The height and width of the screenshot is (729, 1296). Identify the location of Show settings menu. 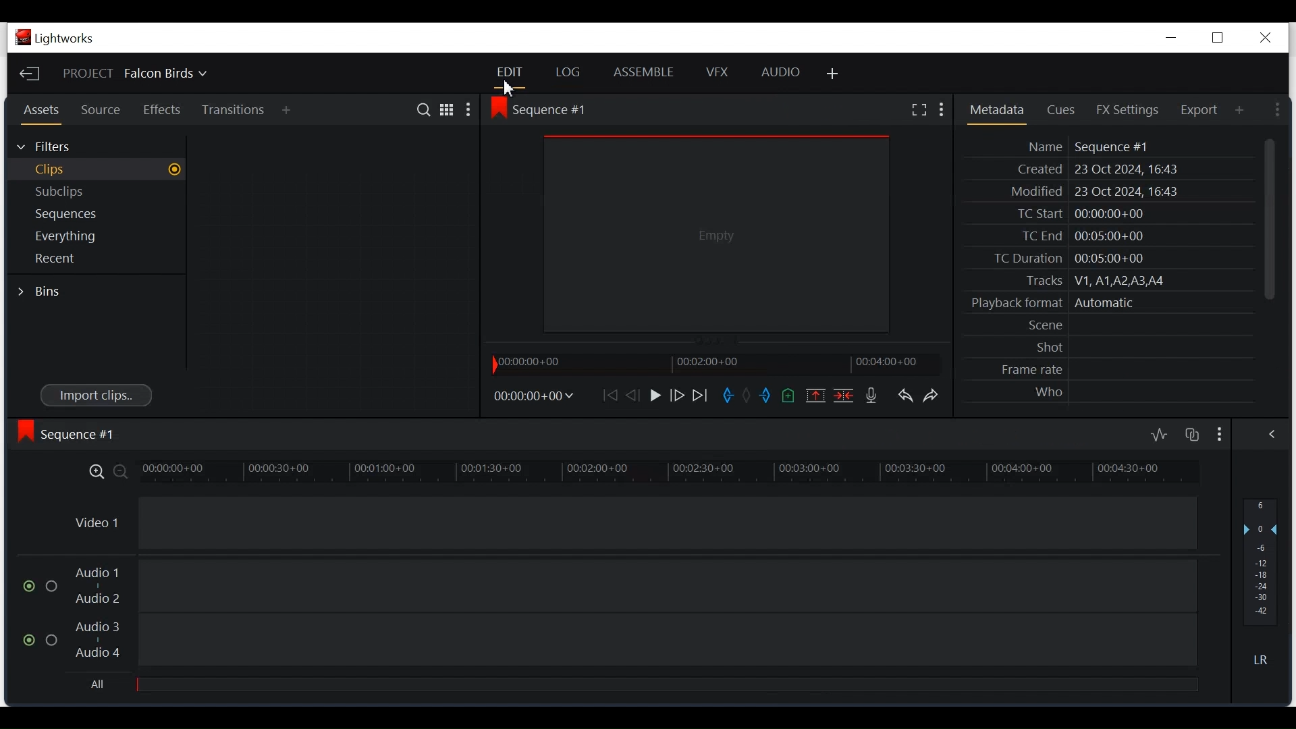
(1275, 109).